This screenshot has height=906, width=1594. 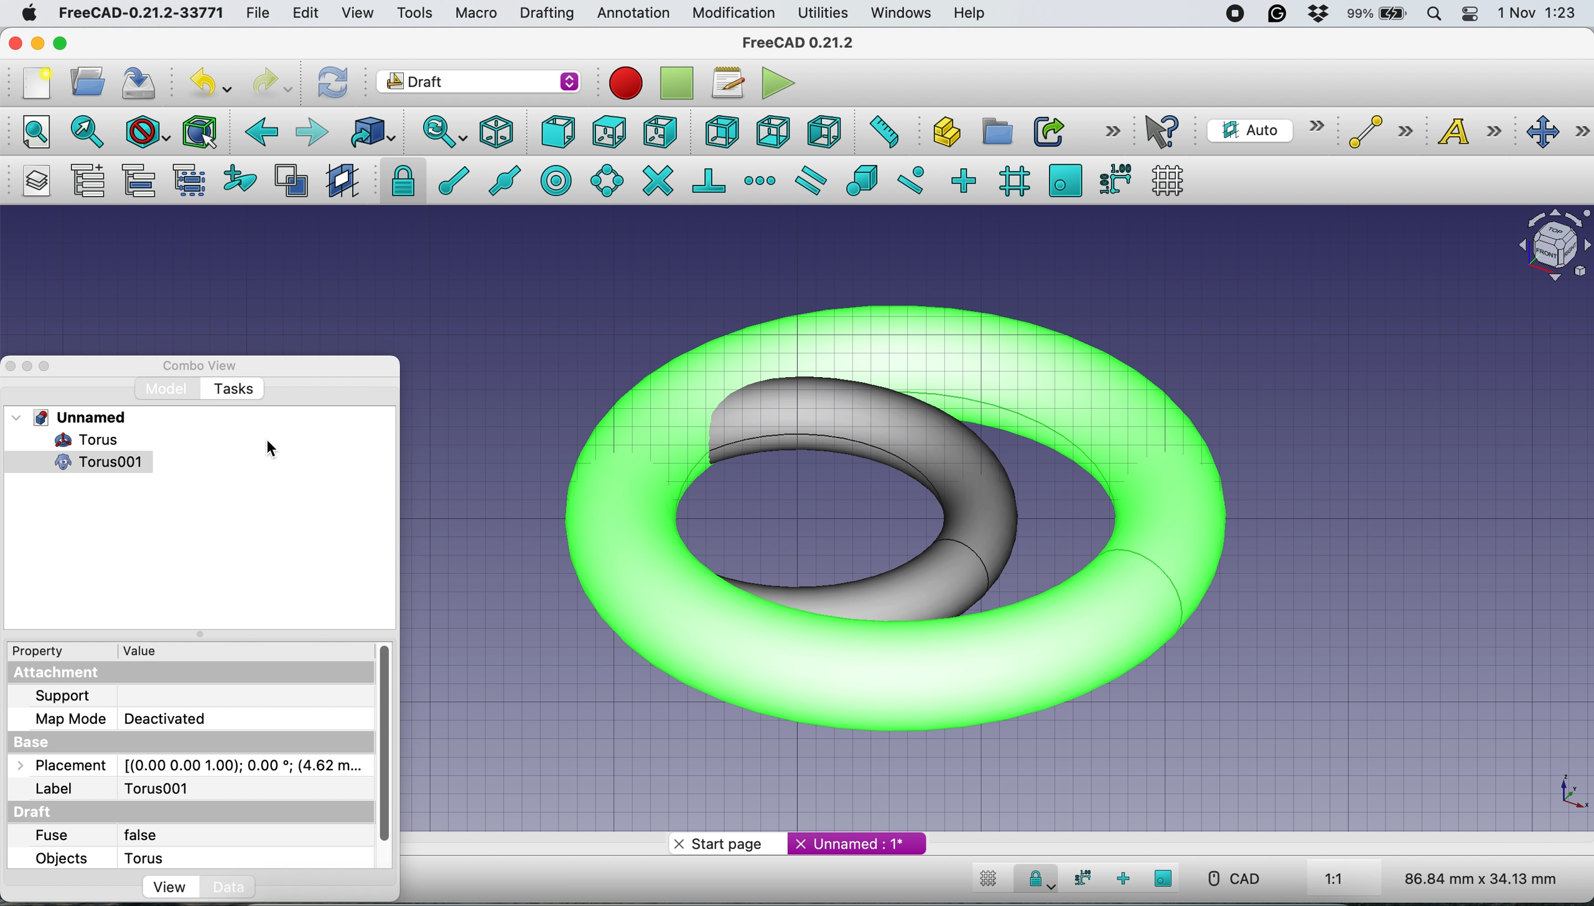 I want to click on combo view, so click(x=208, y=367).